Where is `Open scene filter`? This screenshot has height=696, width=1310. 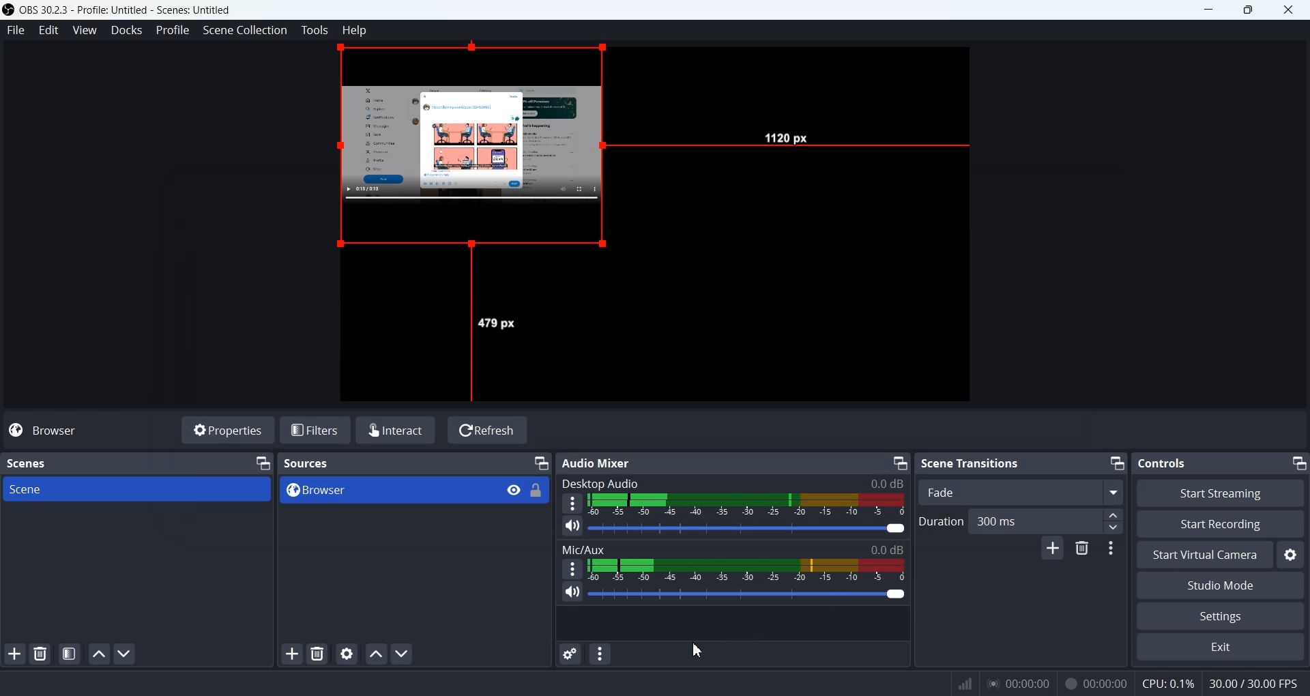
Open scene filter is located at coordinates (69, 655).